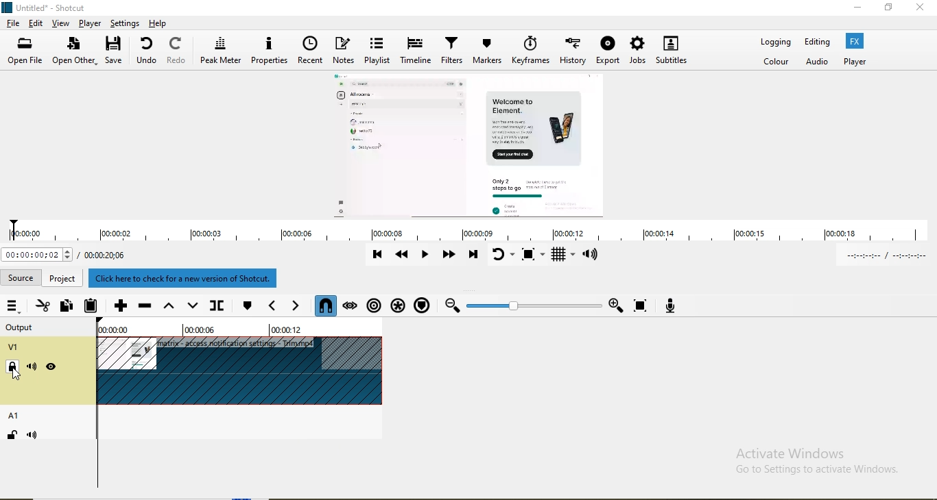 This screenshot has width=937, height=500. I want to click on Save, so click(117, 50).